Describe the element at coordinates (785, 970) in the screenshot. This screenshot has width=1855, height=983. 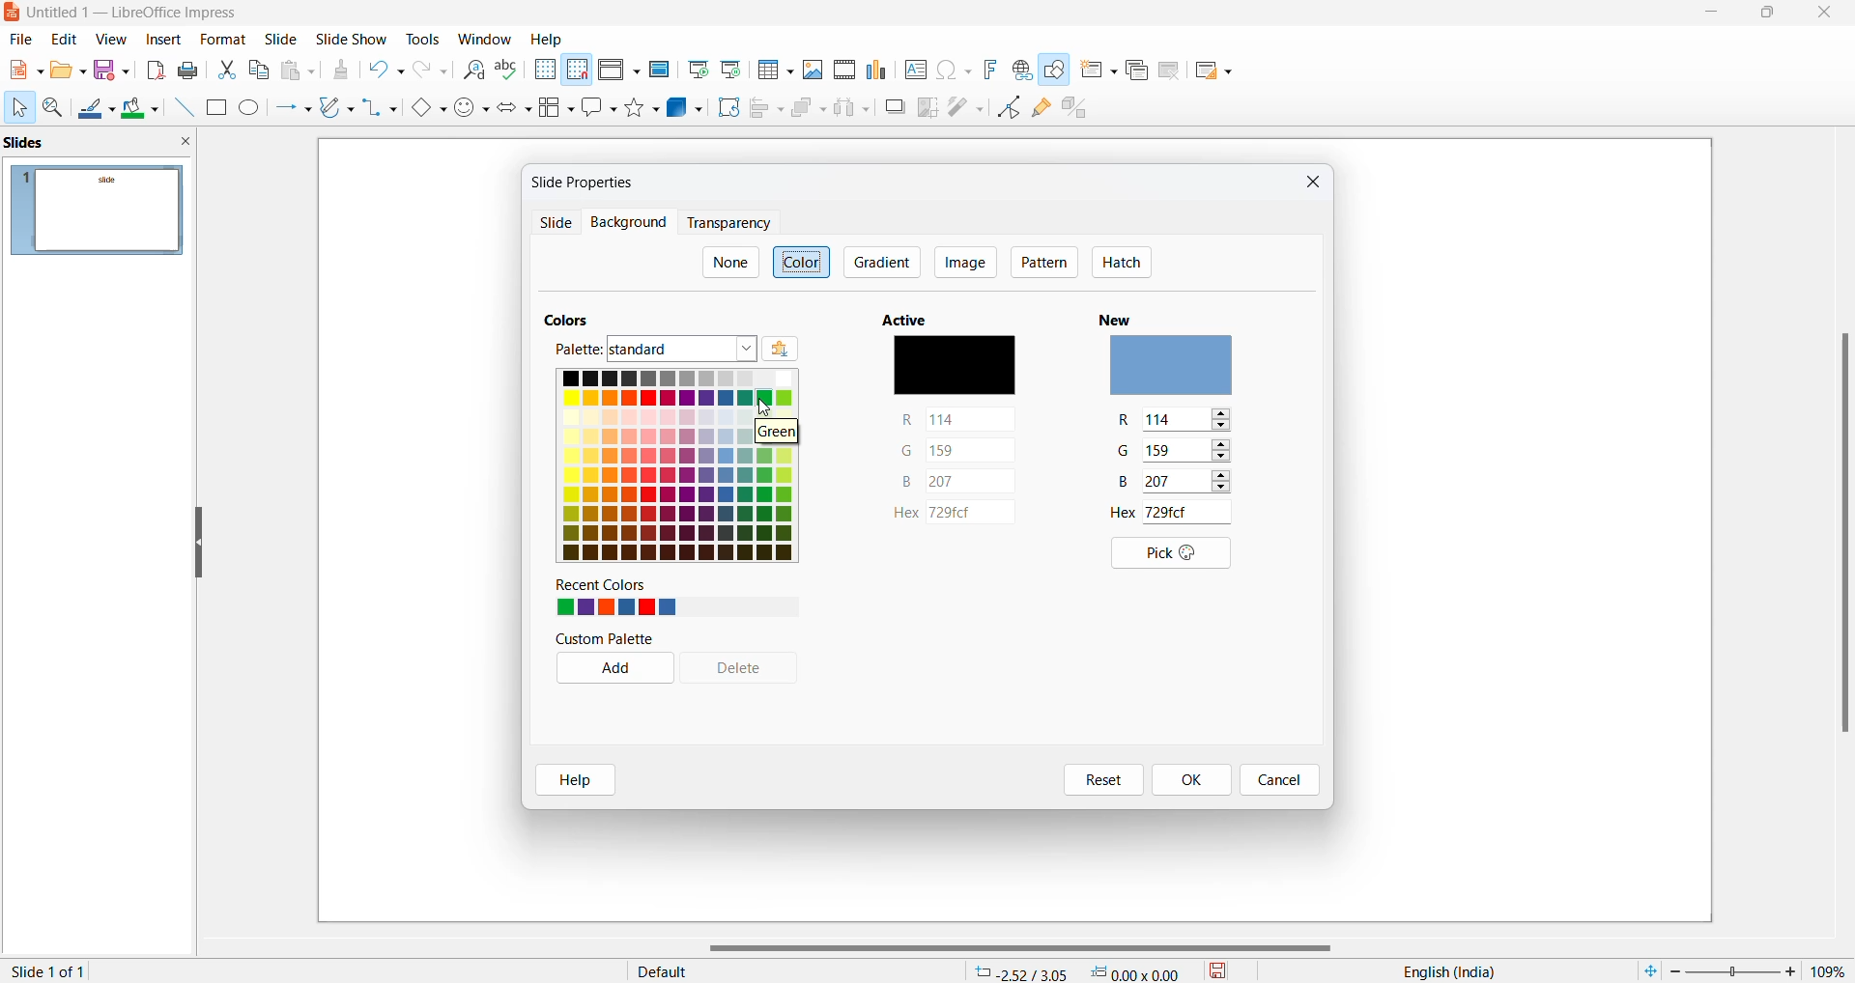
I see `page style` at that location.